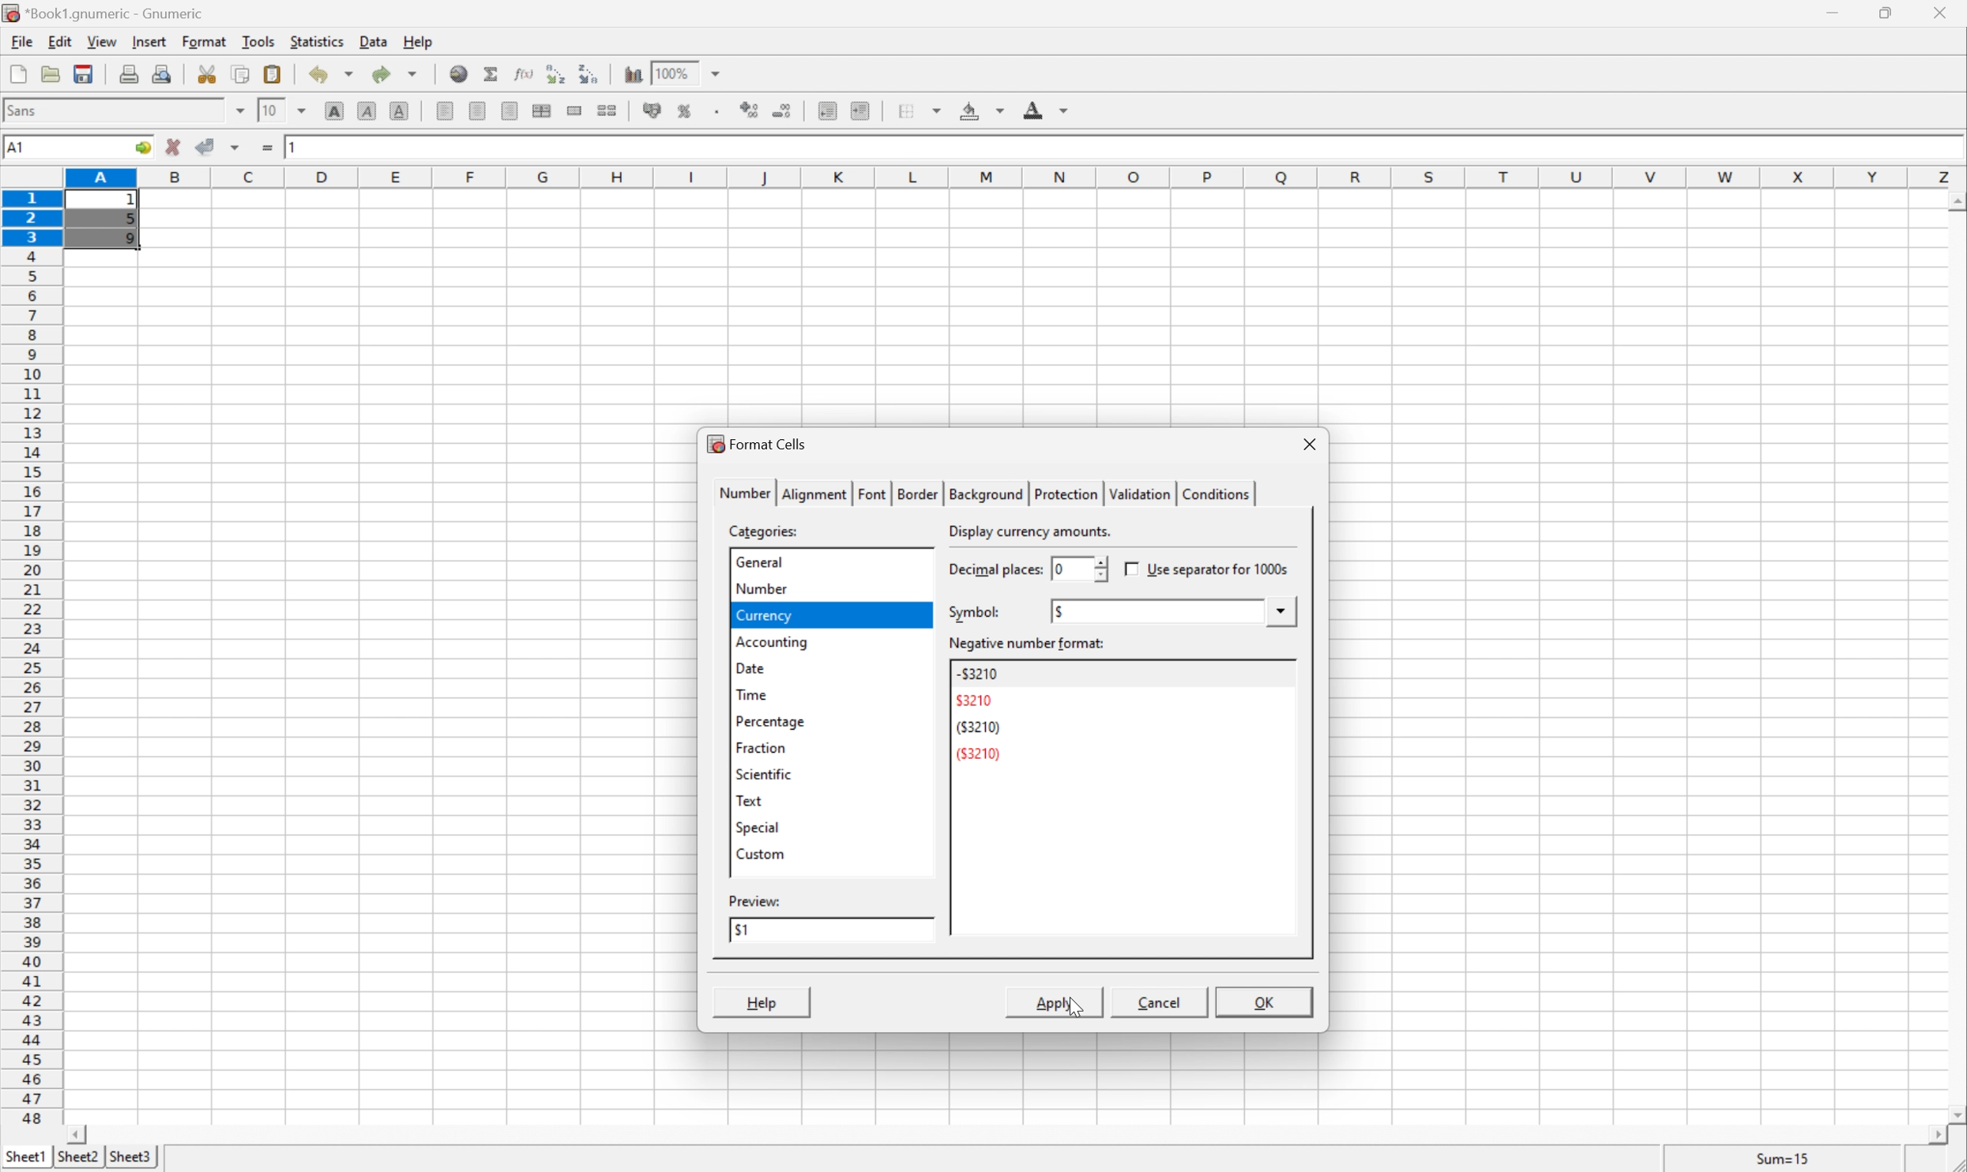  I want to click on accounting, so click(773, 641).